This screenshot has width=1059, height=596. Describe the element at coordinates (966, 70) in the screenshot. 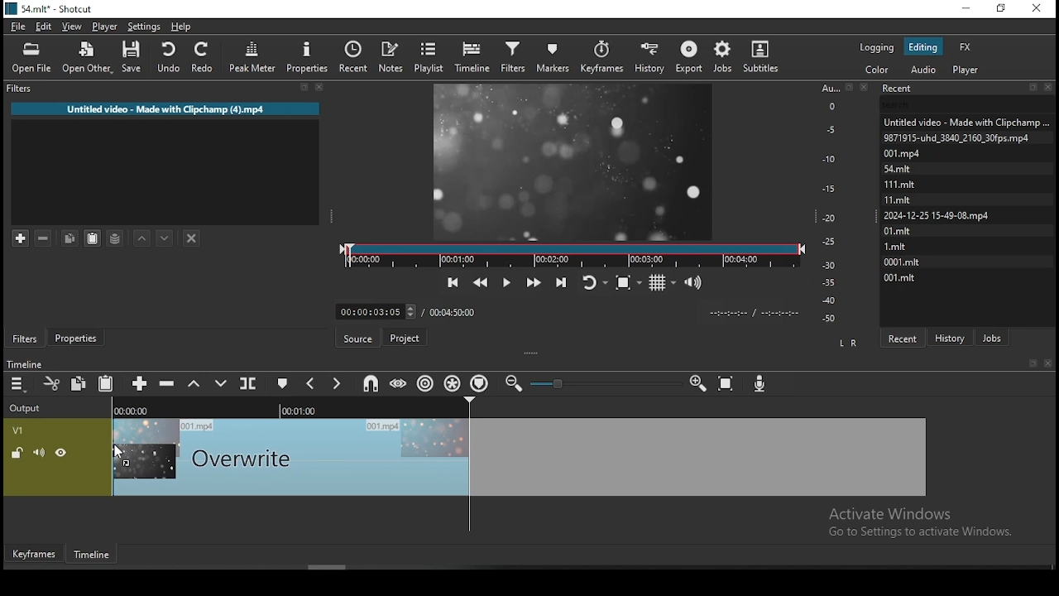

I see `player` at that location.